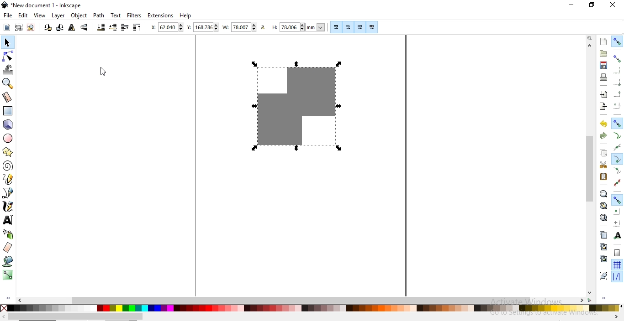 The height and width of the screenshot is (321, 624). I want to click on group objects, so click(603, 276).